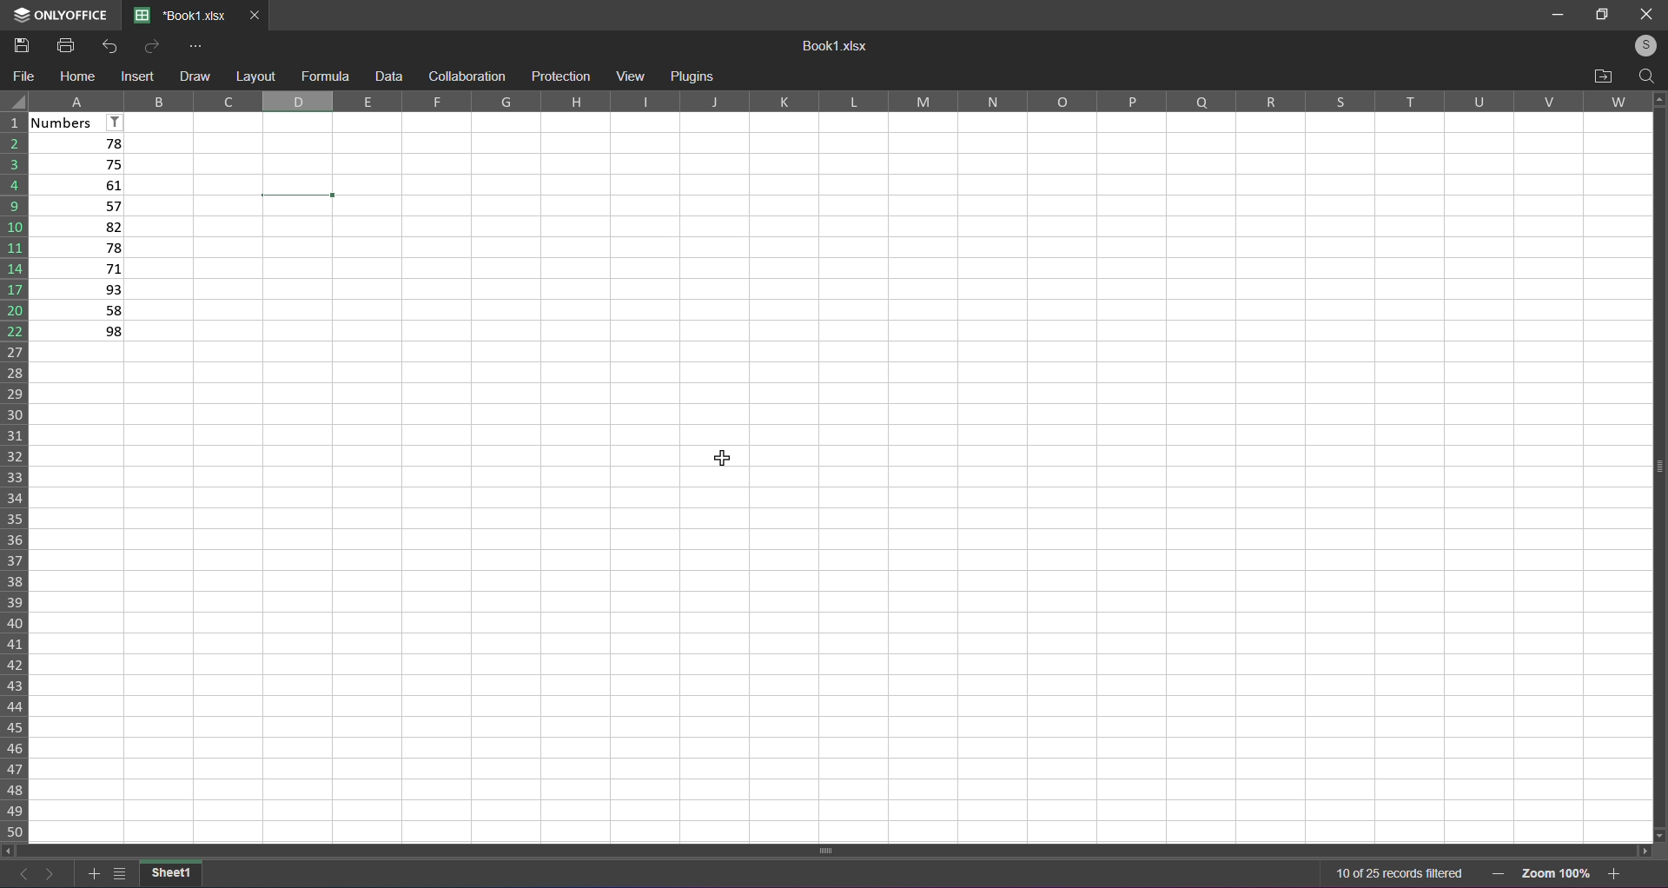 The width and height of the screenshot is (1668, 888). What do you see at coordinates (629, 75) in the screenshot?
I see `view` at bounding box center [629, 75].